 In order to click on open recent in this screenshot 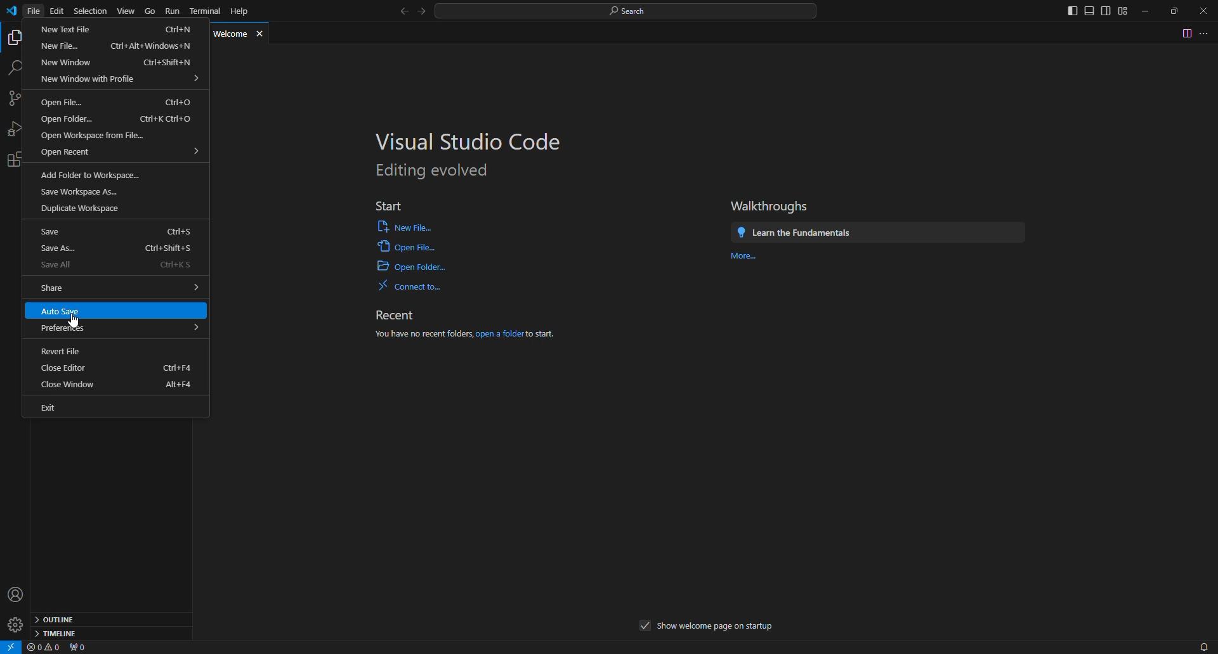, I will do `click(95, 151)`.